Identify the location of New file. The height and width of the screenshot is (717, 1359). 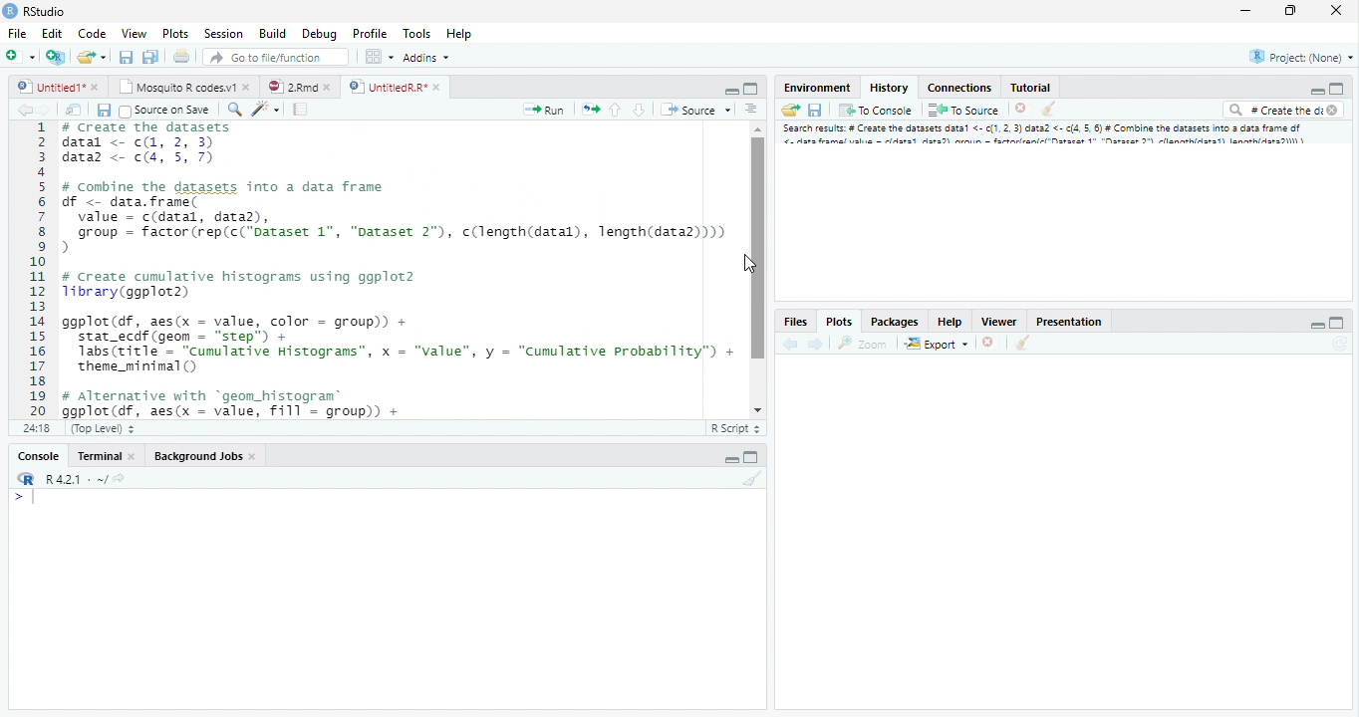
(20, 55).